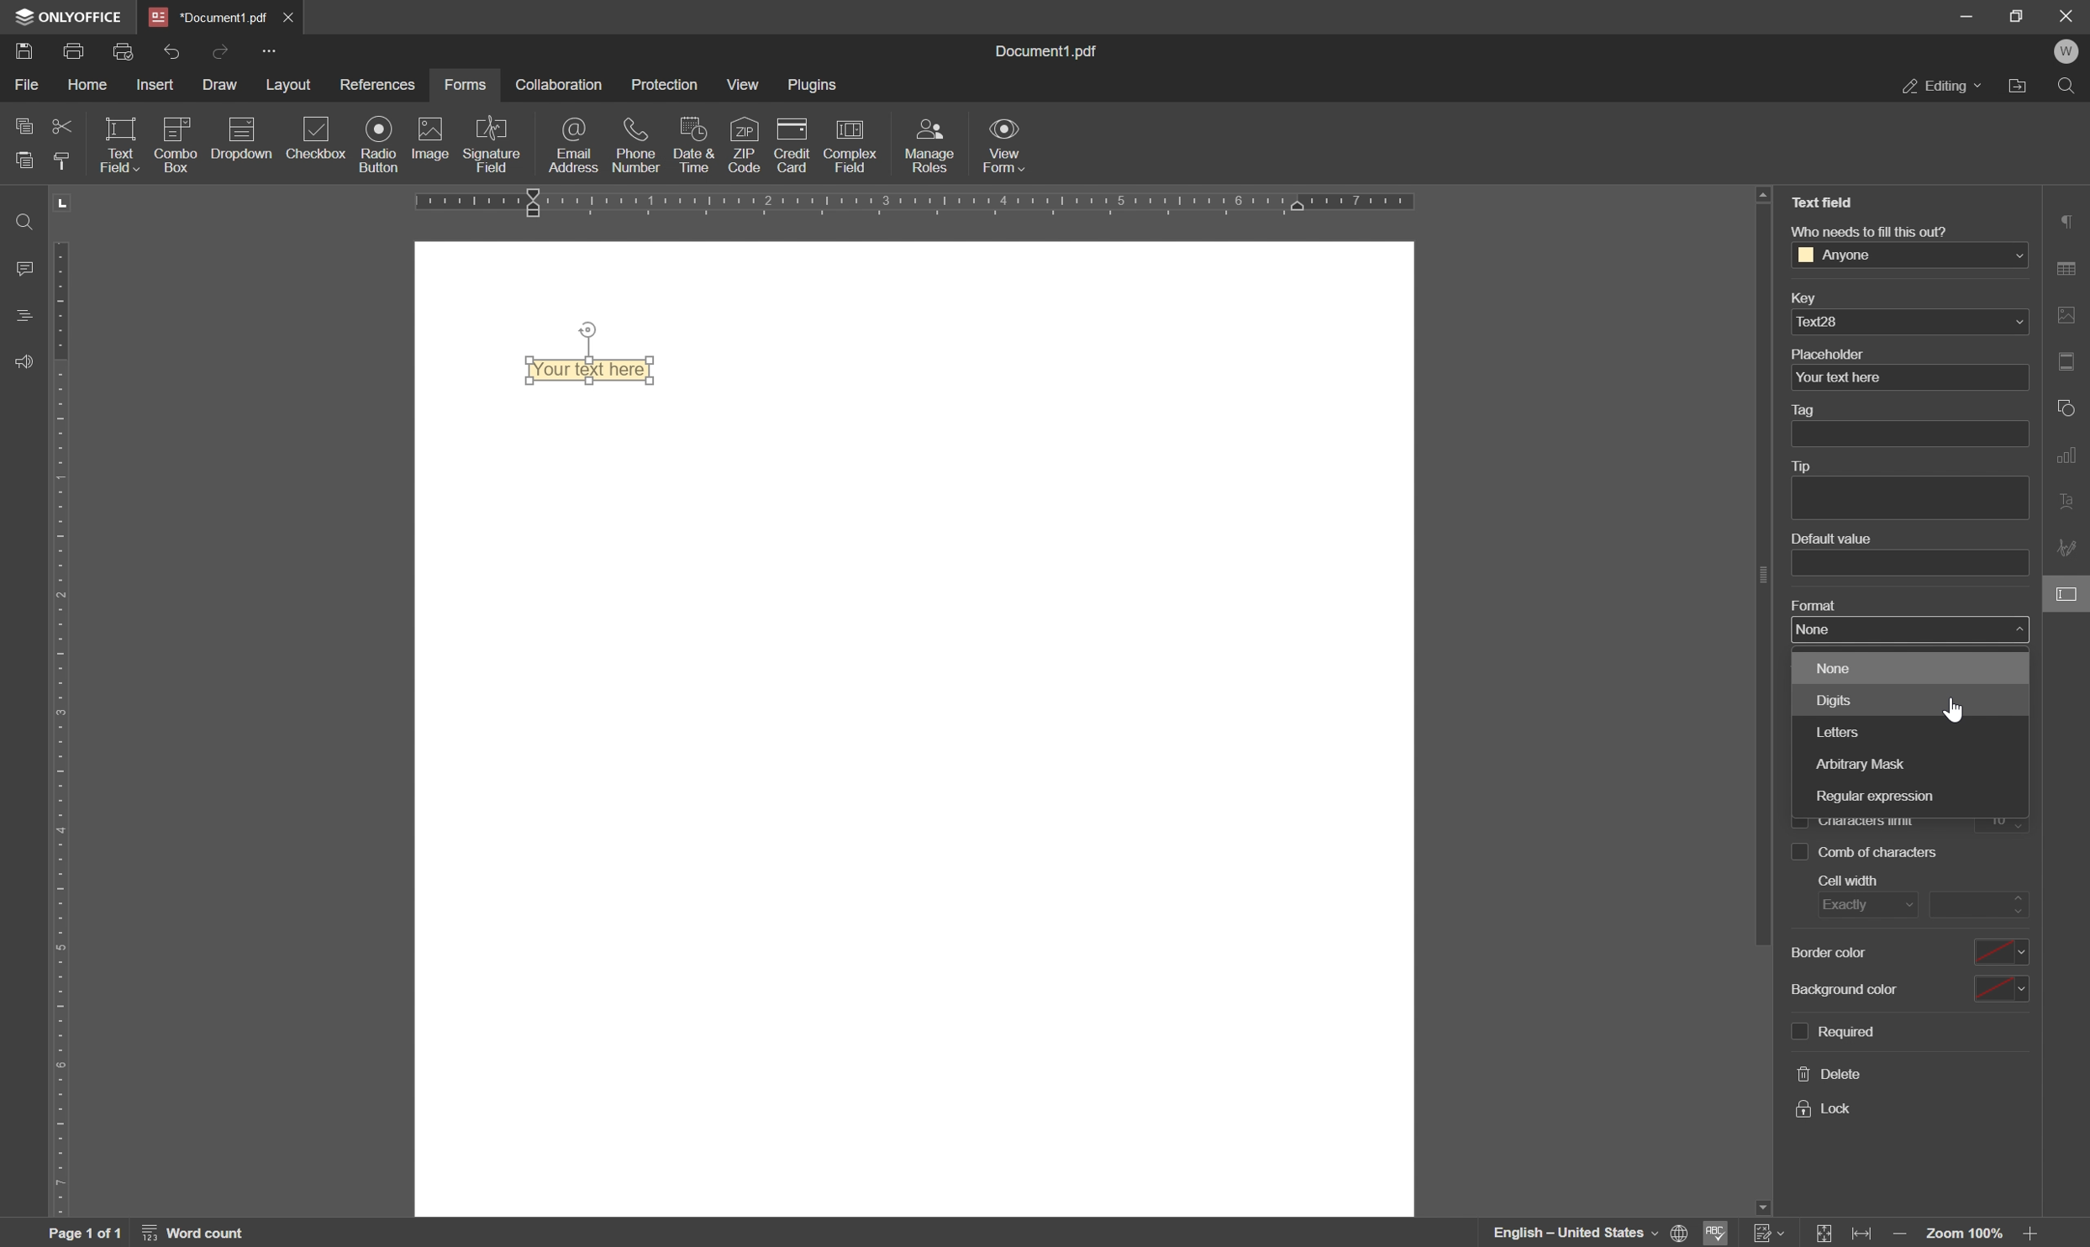  Describe the element at coordinates (22, 218) in the screenshot. I see `find` at that location.